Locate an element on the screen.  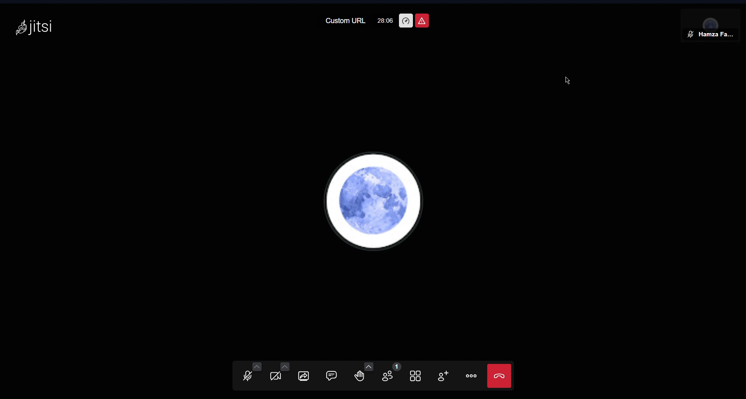
Video is located at coordinates (279, 375).